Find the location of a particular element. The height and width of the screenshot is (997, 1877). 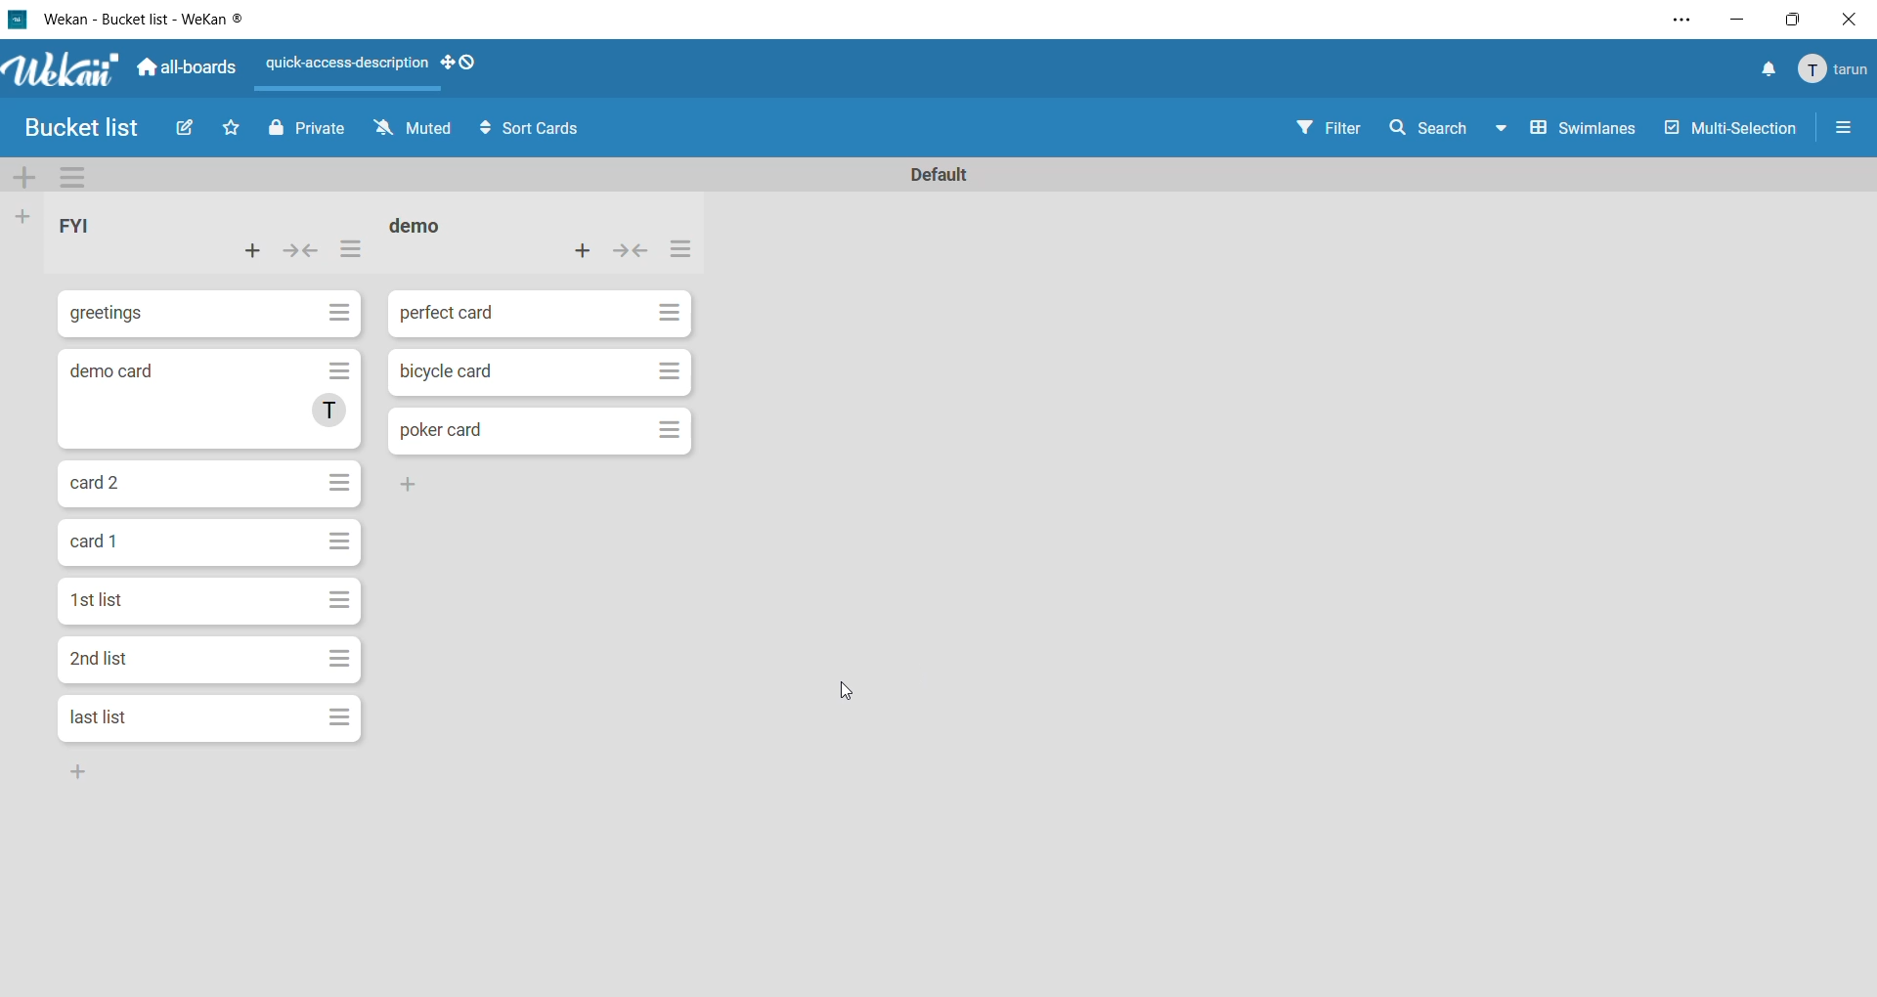

add list is located at coordinates (22, 219).